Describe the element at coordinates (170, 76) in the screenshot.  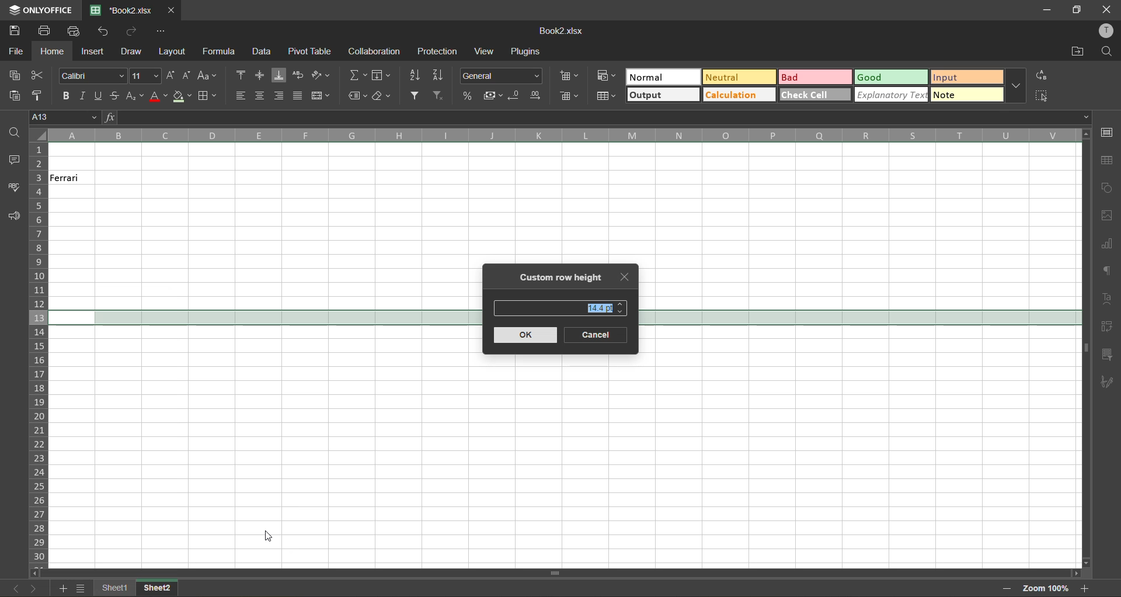
I see `increment size` at that location.